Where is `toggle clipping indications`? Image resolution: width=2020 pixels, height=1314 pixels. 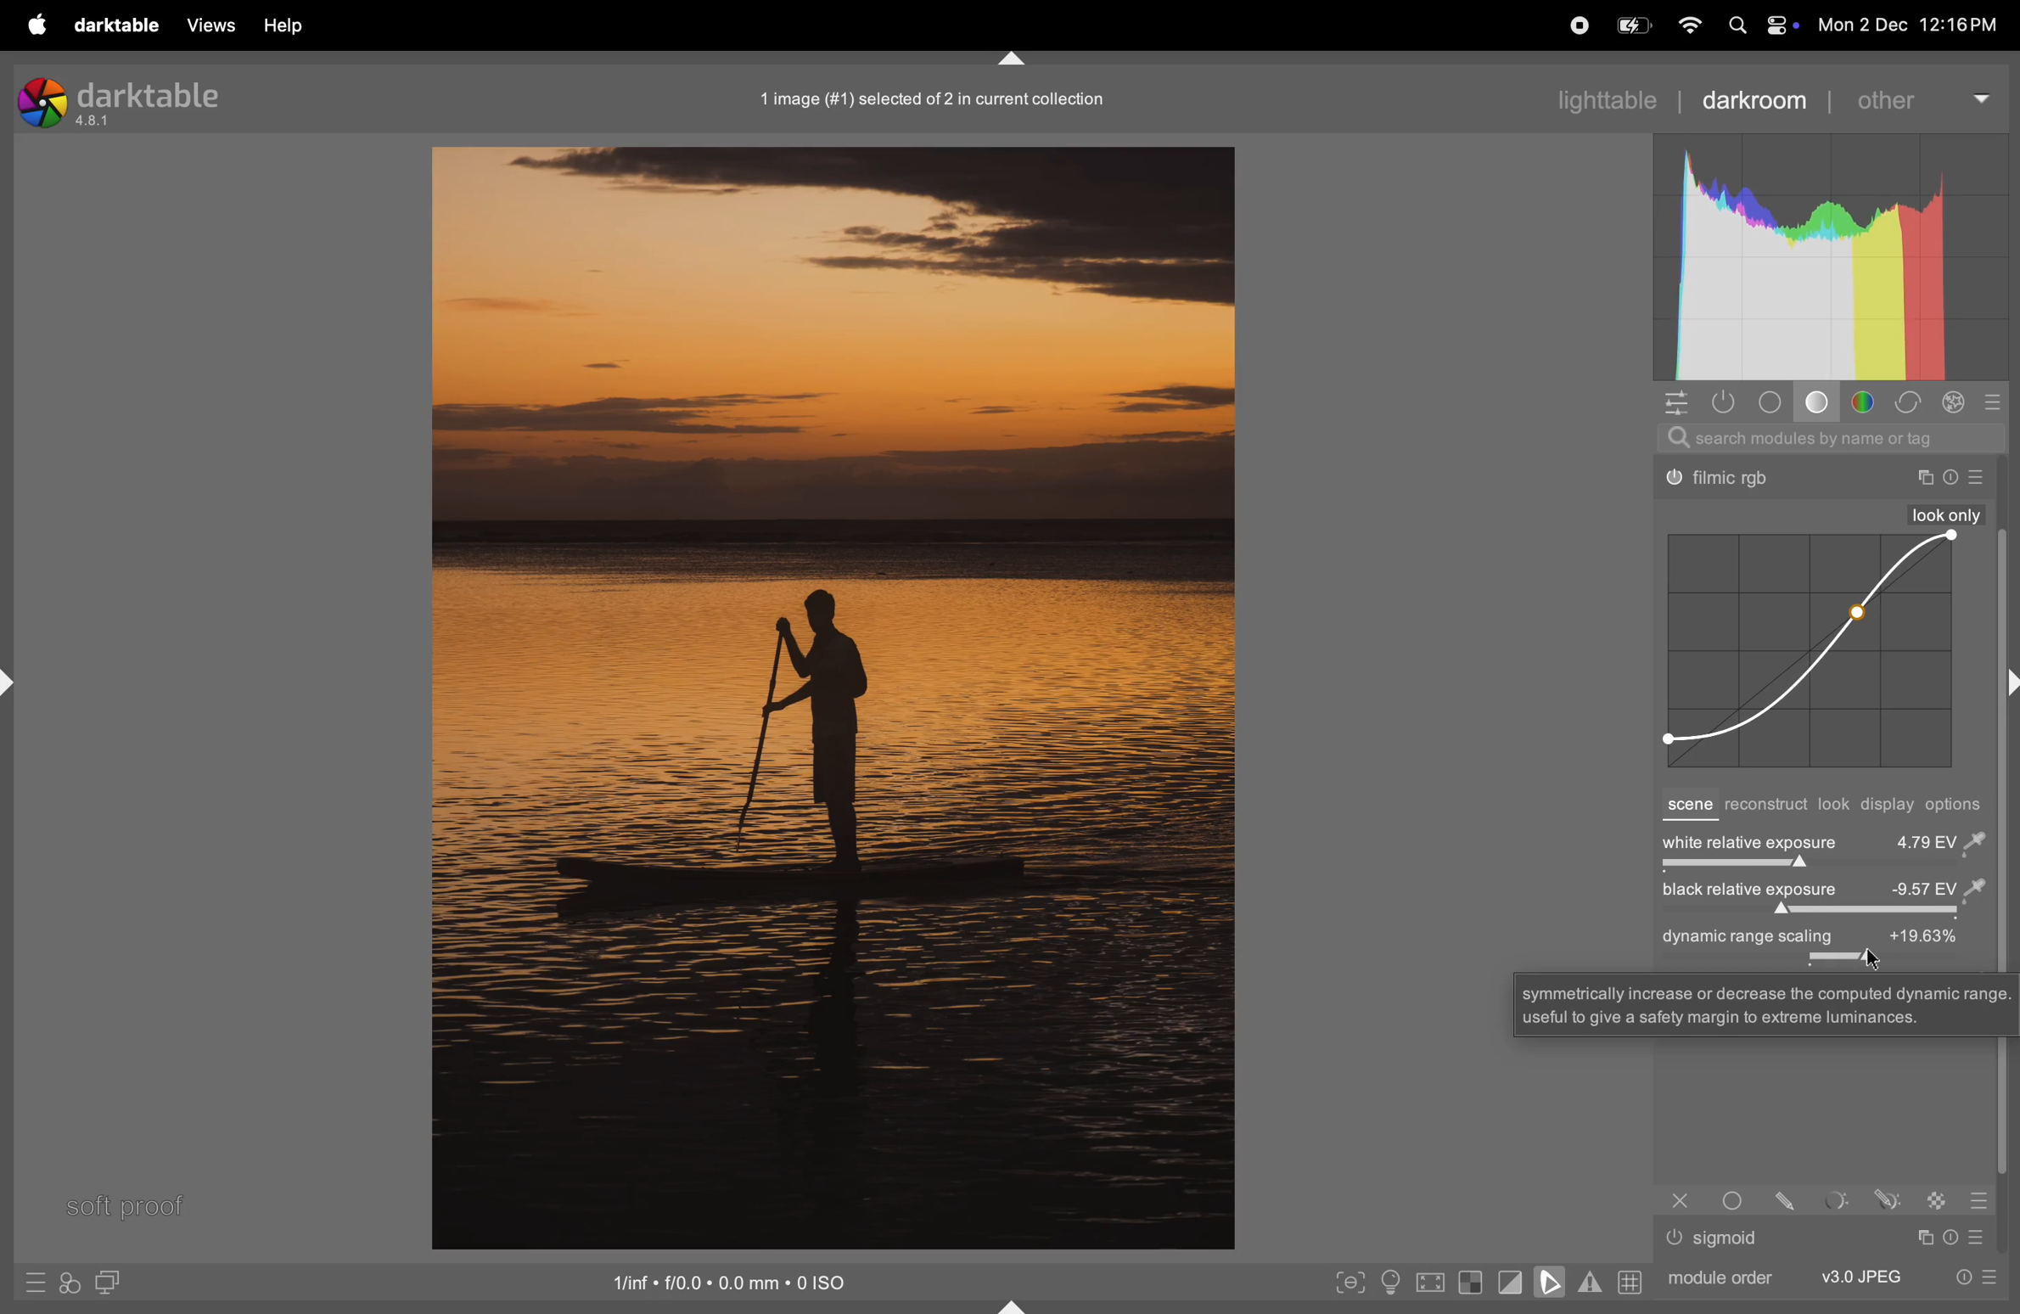 toggle clipping indications is located at coordinates (1511, 1282).